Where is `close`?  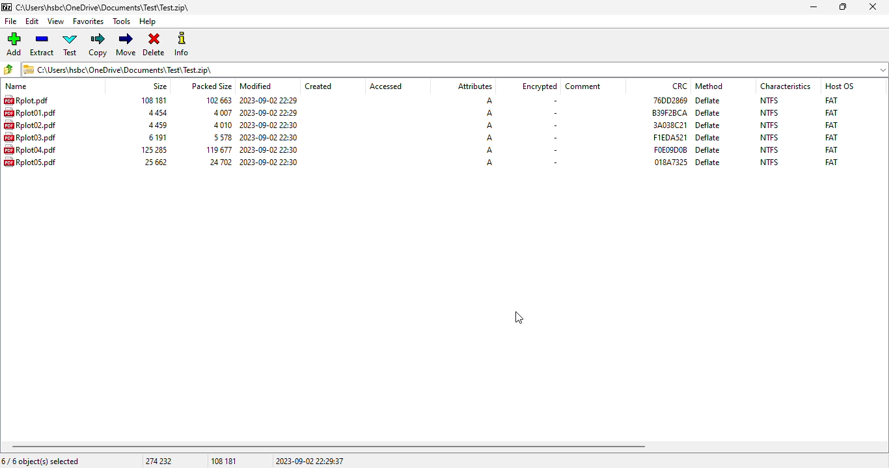
close is located at coordinates (872, 6).